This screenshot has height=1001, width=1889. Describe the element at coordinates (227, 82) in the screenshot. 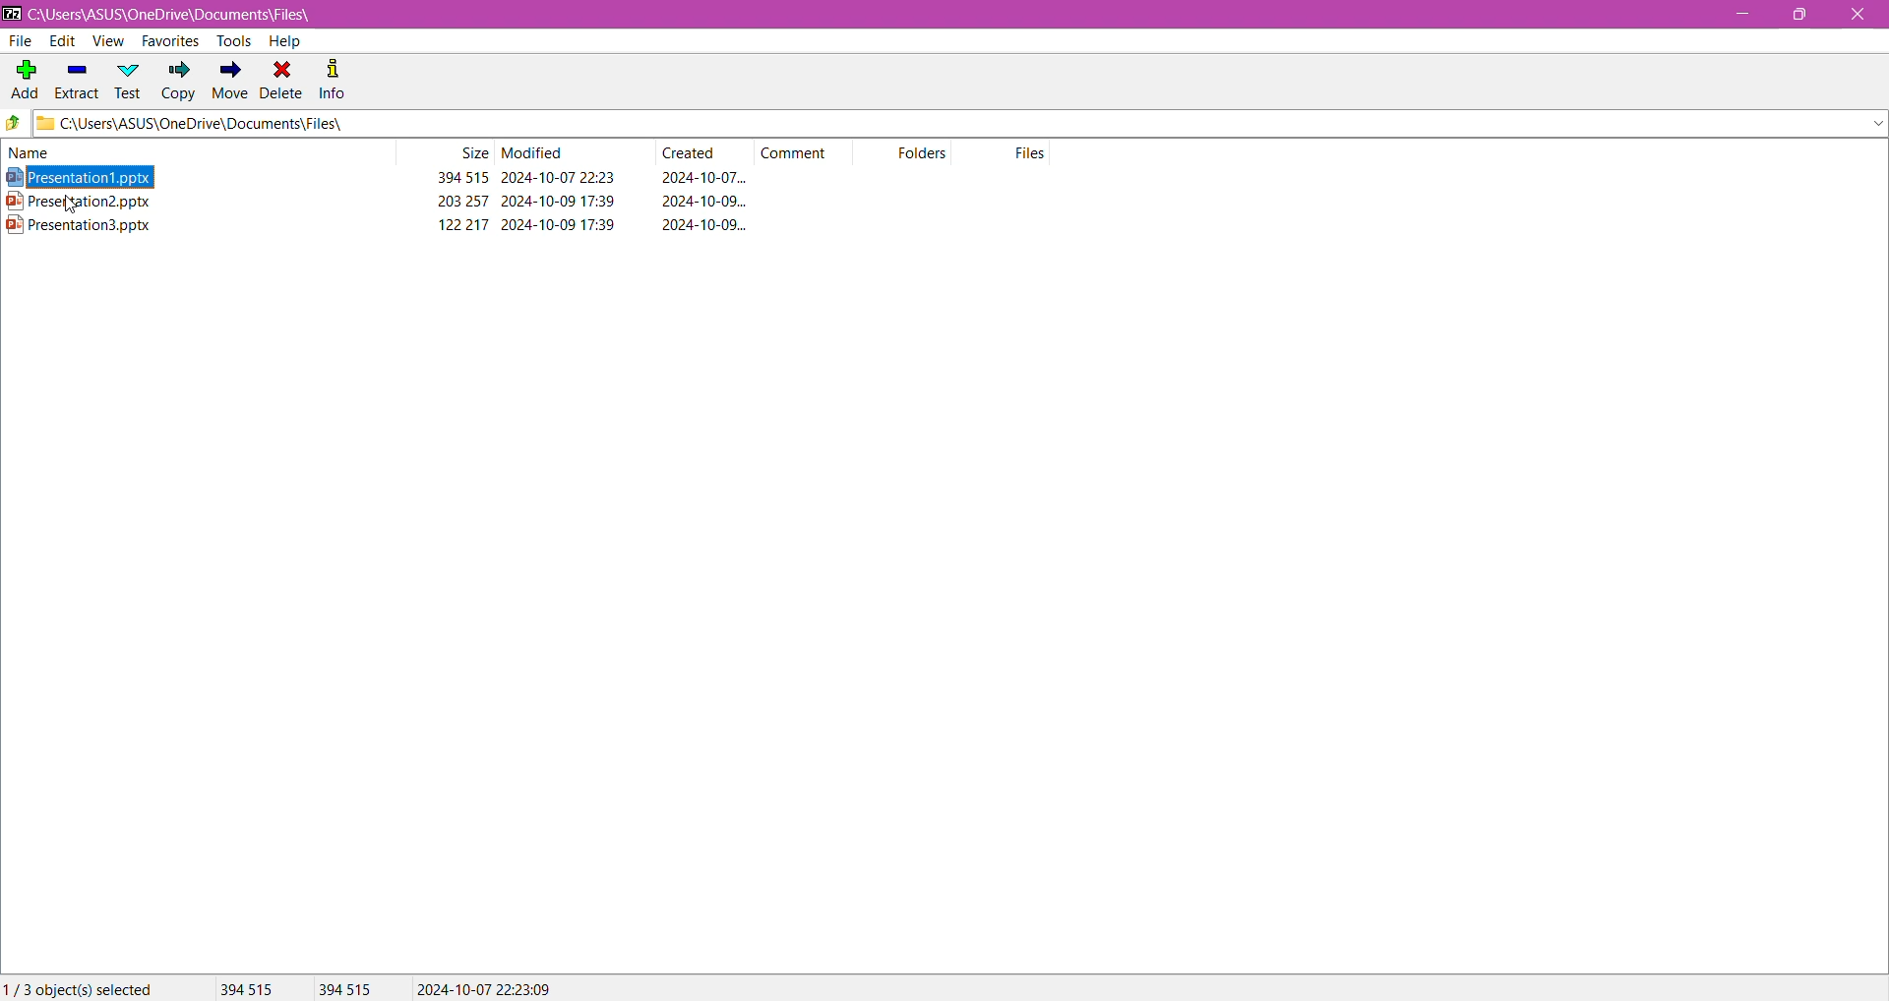

I see `Move` at that location.